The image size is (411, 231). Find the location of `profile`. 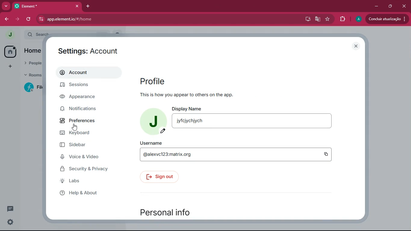

profile is located at coordinates (358, 19).